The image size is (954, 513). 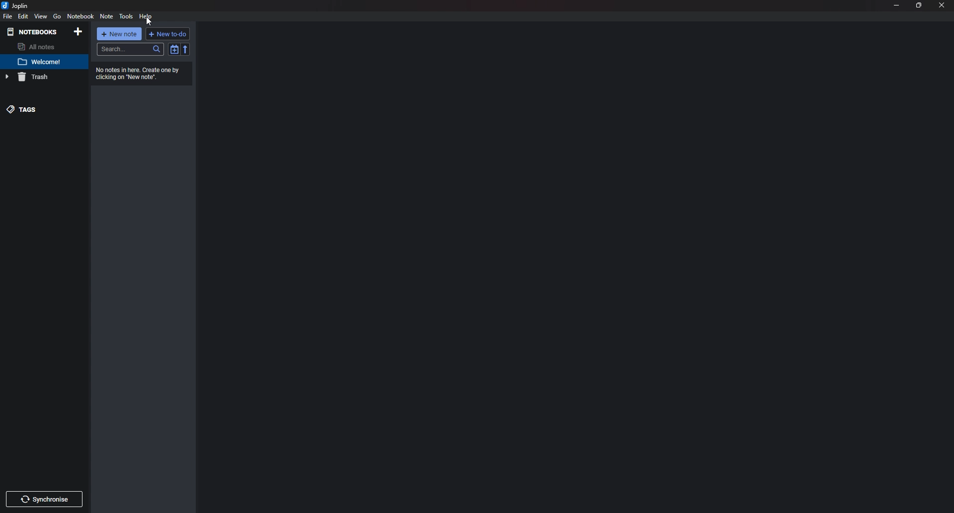 I want to click on search, so click(x=130, y=50).